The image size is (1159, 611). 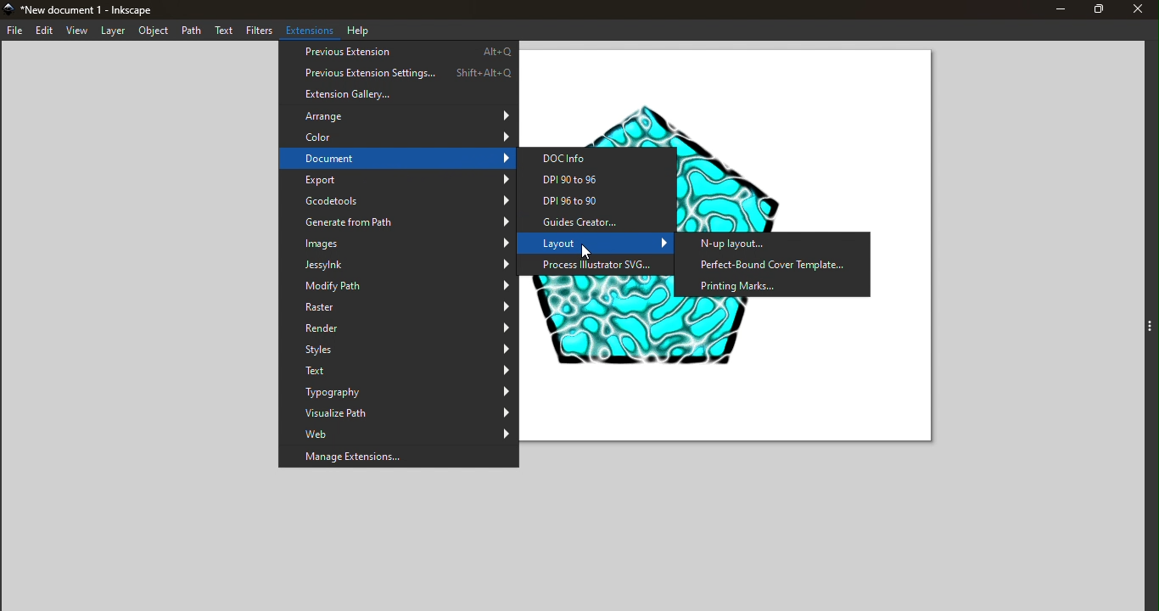 I want to click on Text, so click(x=399, y=371).